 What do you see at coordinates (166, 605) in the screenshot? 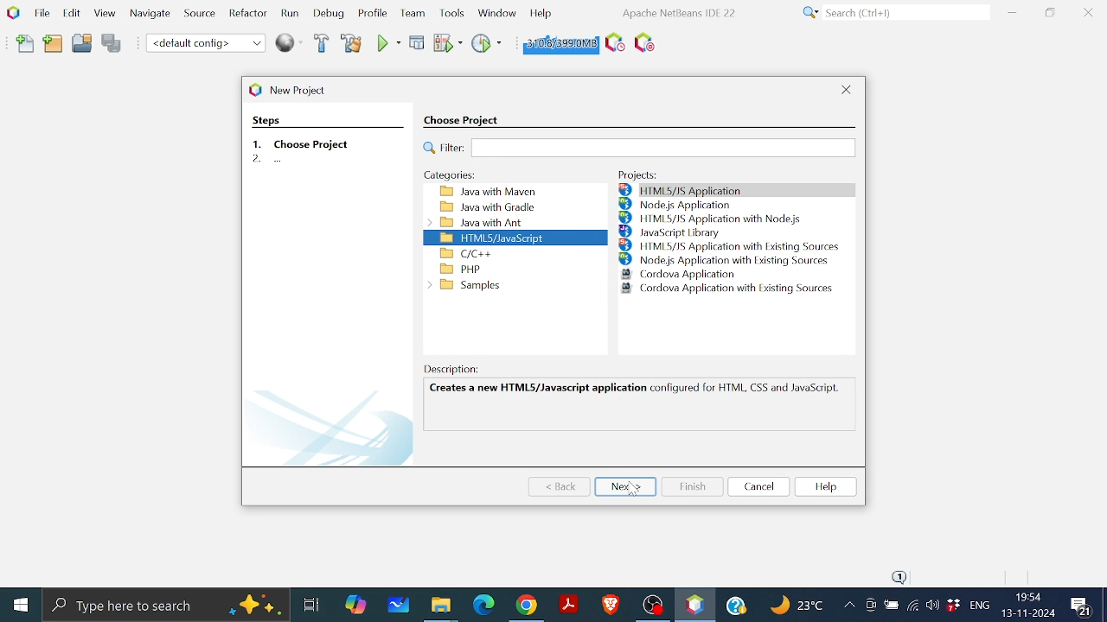
I see `Type here to search` at bounding box center [166, 605].